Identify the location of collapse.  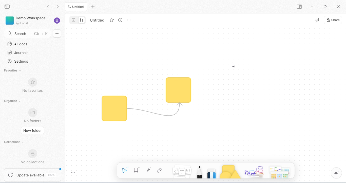
(7, 7).